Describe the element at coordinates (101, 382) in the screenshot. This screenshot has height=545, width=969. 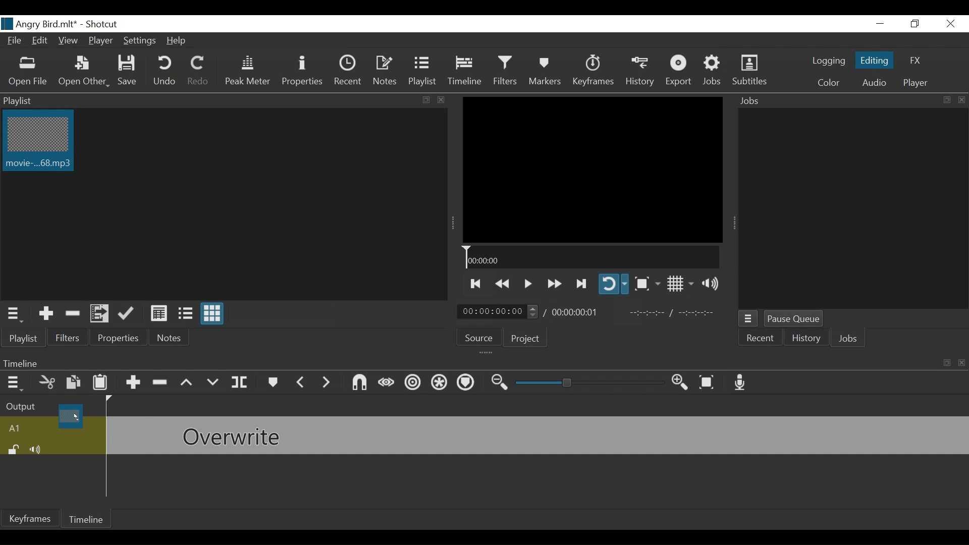
I see `Paste` at that location.